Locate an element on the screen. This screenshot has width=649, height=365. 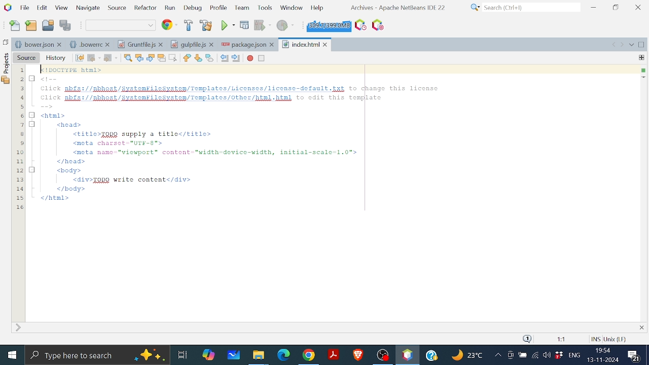
Profile is located at coordinates (218, 9).